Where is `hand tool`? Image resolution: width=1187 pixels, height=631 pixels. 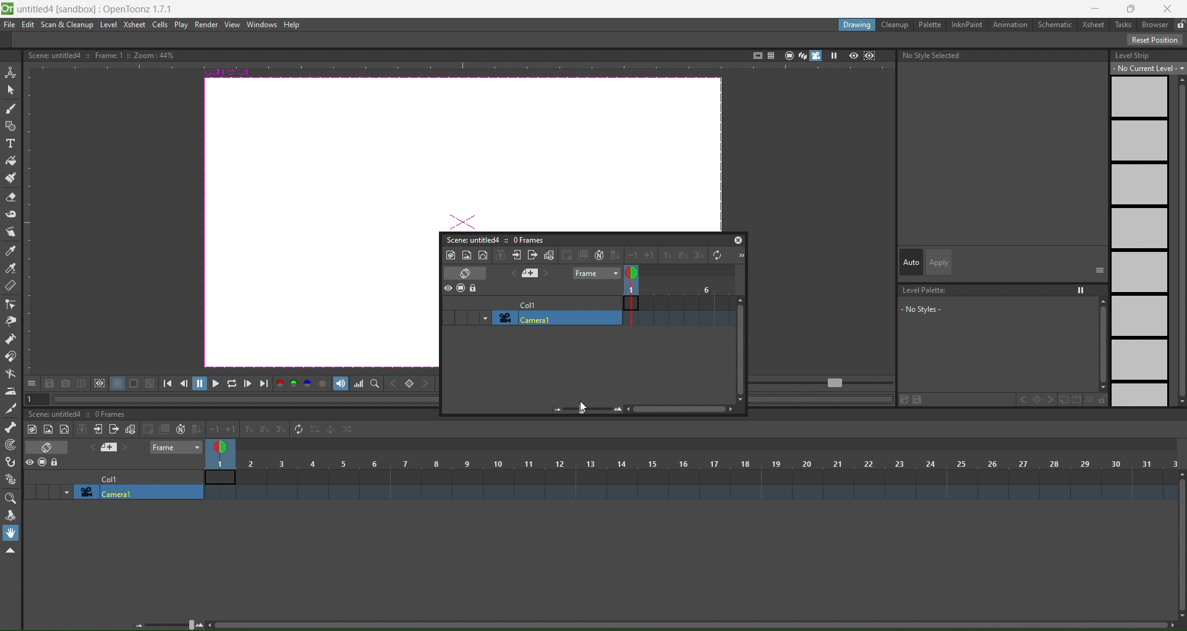
hand tool is located at coordinates (13, 533).